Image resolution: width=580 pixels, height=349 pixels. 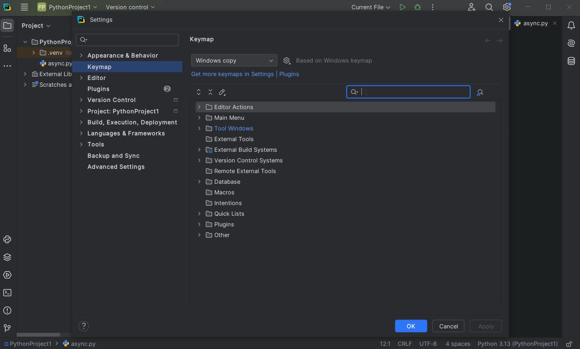 I want to click on indent, so click(x=458, y=344).